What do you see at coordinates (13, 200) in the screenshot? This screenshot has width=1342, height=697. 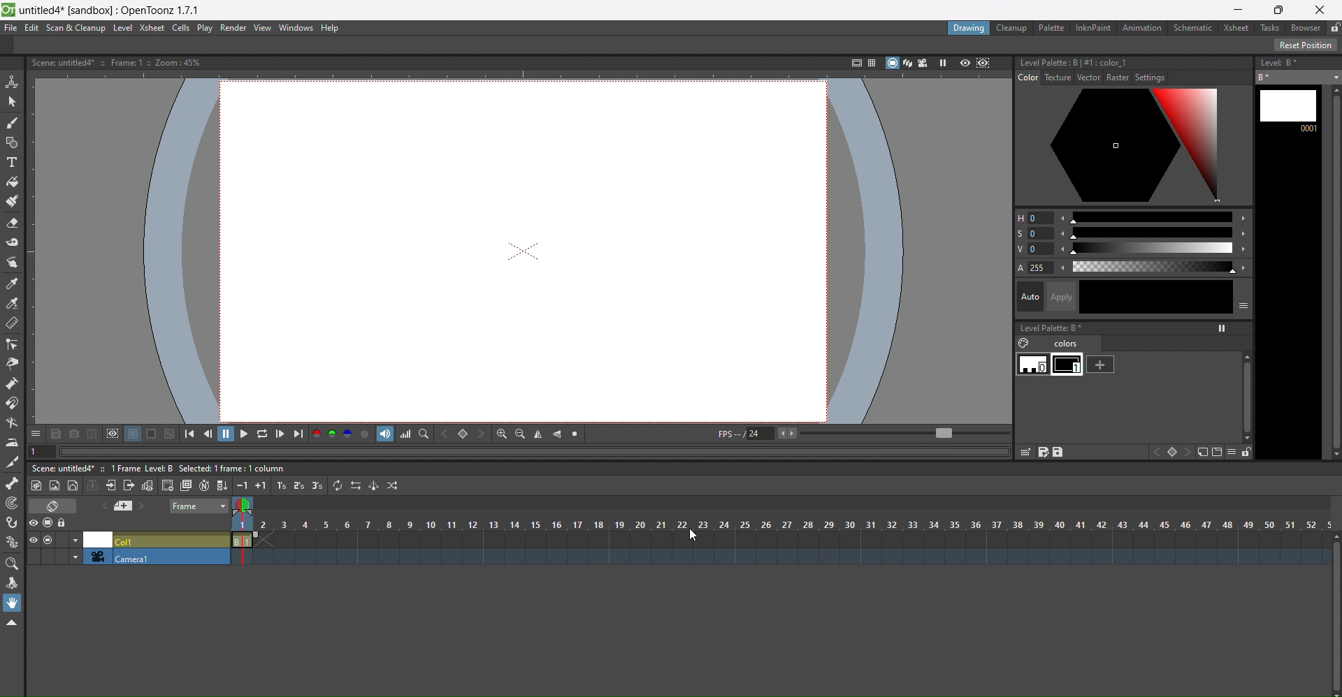 I see `paint brush tool` at bounding box center [13, 200].